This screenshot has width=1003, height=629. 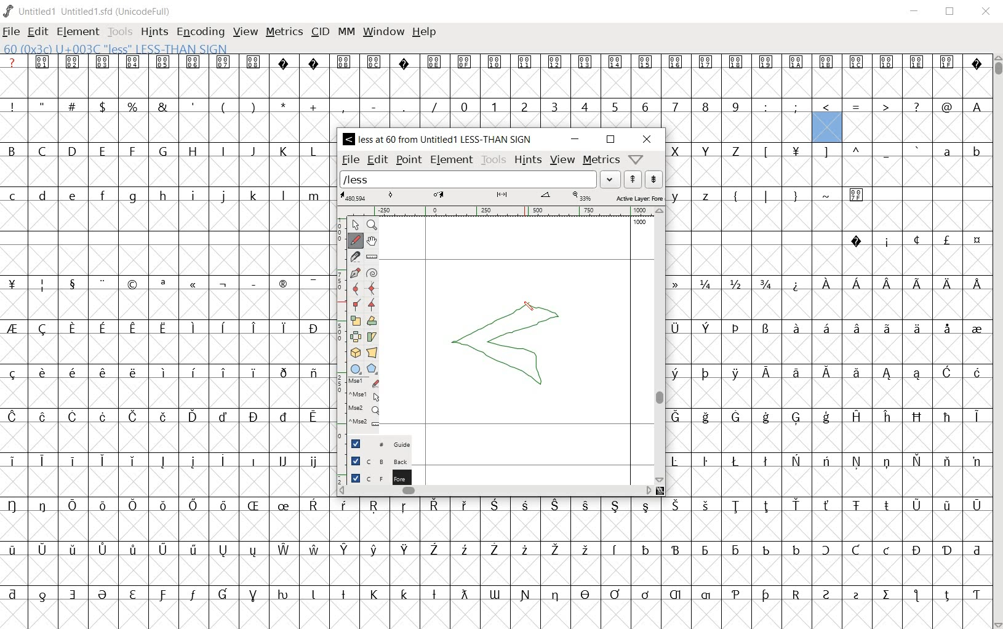 What do you see at coordinates (116, 47) in the screenshot?
I see `60 (0*3c) U+003c "less" LESS-THAN-SIGN` at bounding box center [116, 47].